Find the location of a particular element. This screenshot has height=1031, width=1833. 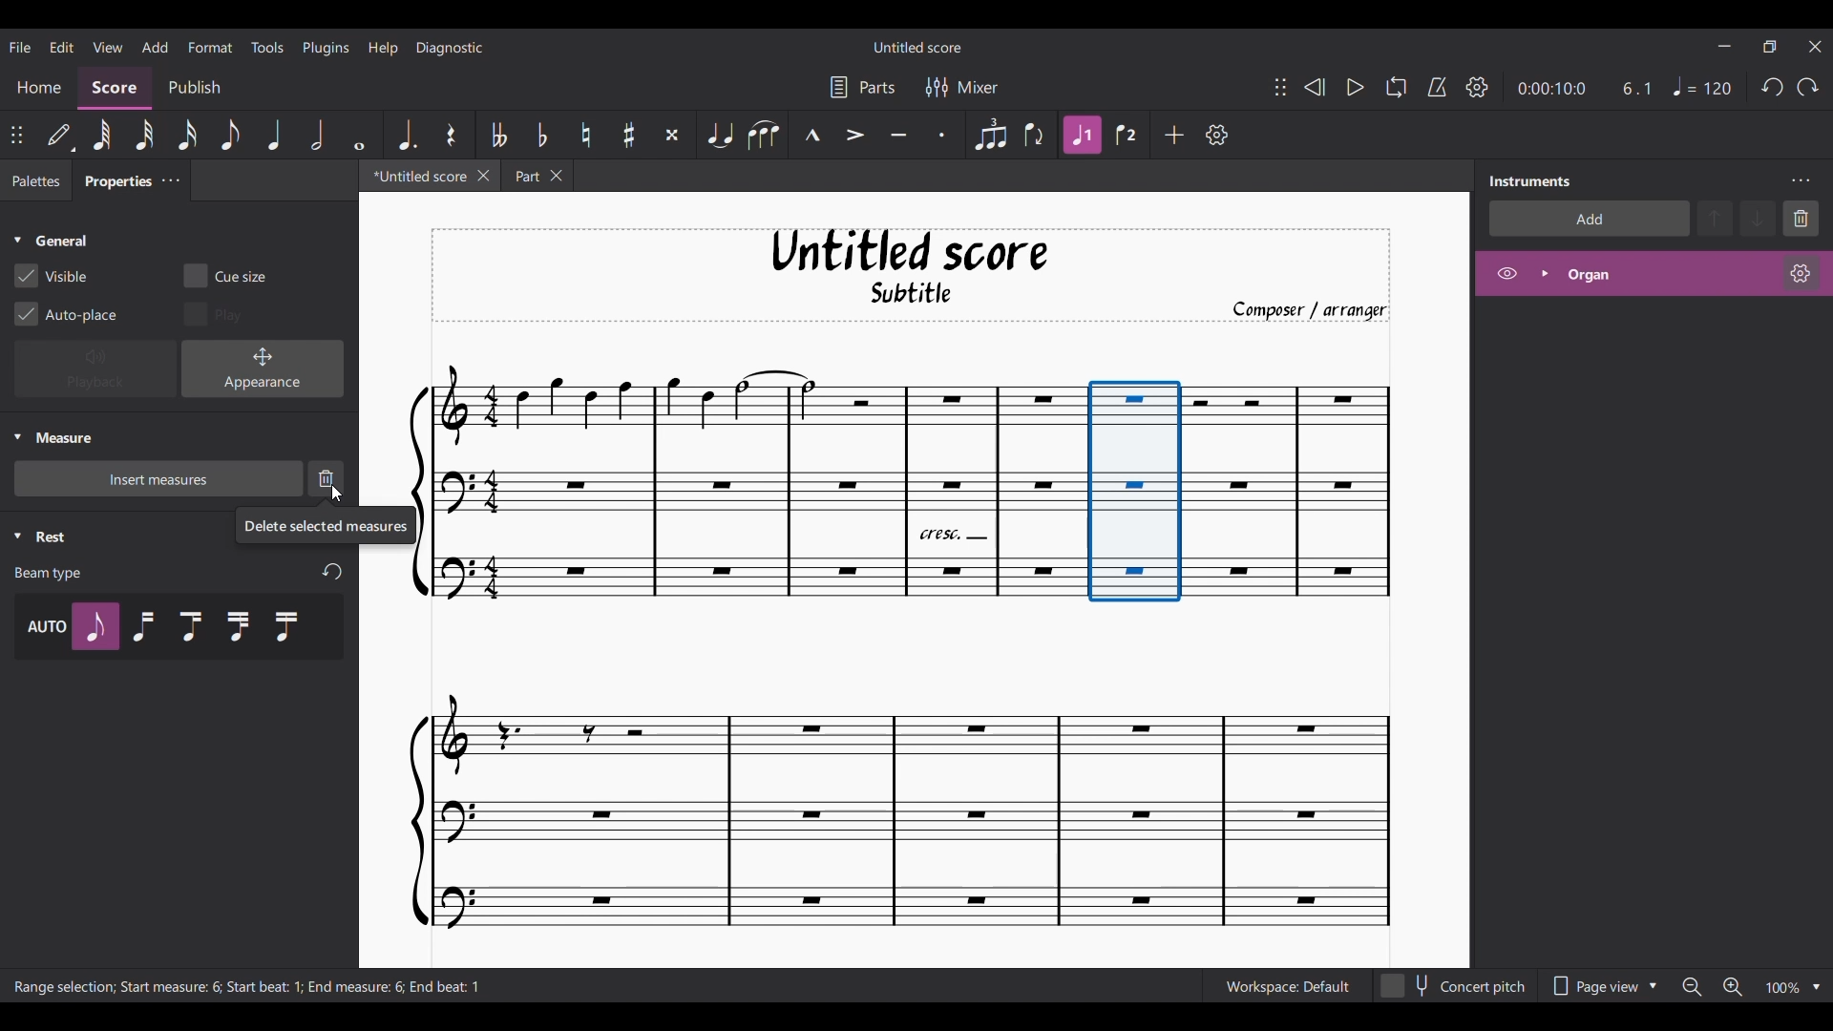

Current ratio and duration  is located at coordinates (1586, 89).